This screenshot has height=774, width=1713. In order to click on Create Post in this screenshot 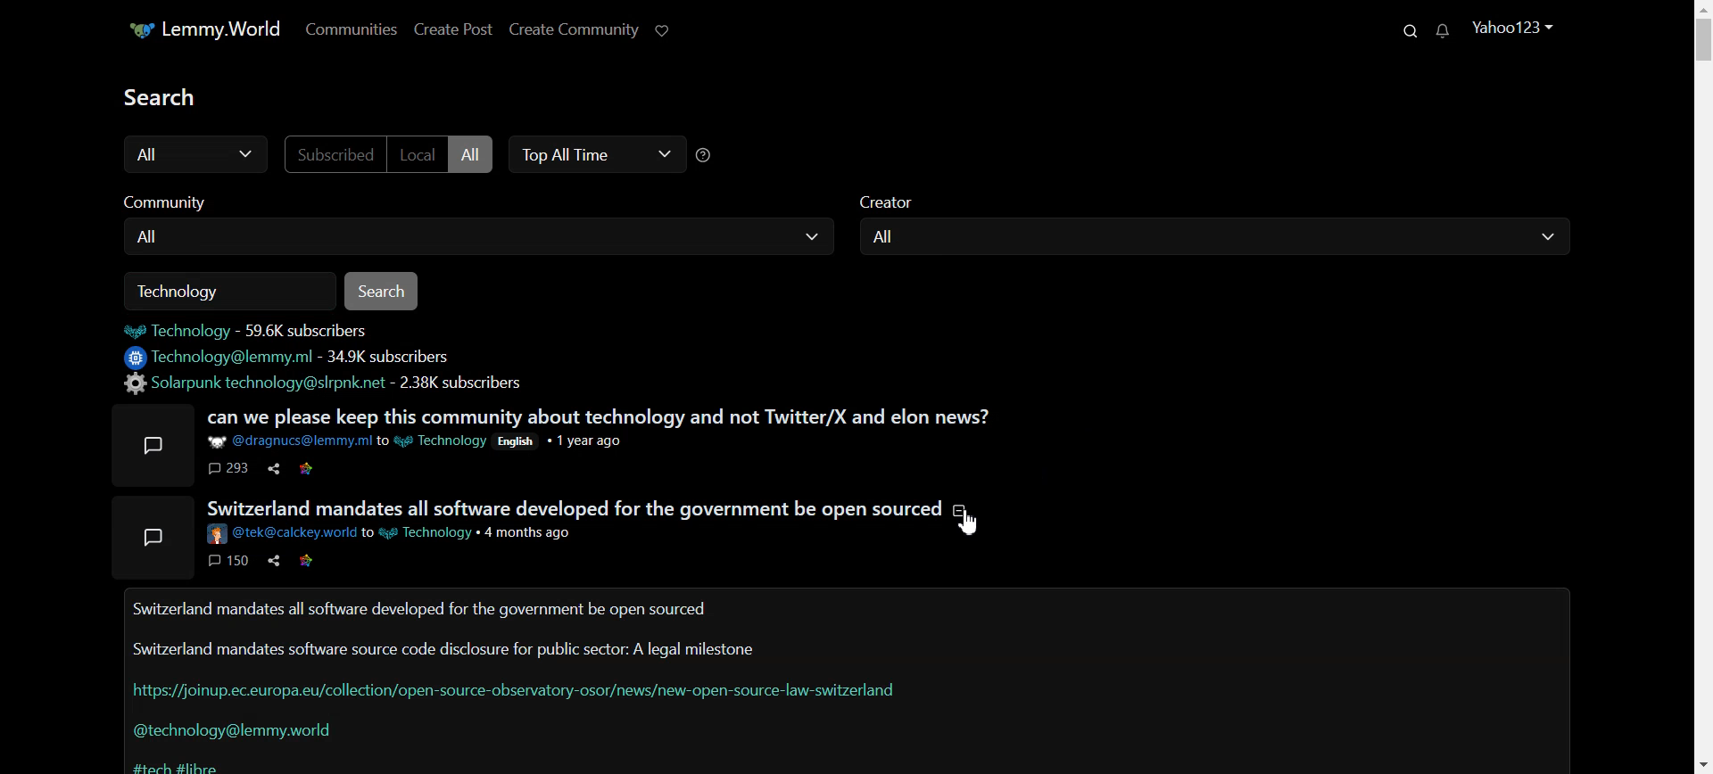, I will do `click(456, 30)`.